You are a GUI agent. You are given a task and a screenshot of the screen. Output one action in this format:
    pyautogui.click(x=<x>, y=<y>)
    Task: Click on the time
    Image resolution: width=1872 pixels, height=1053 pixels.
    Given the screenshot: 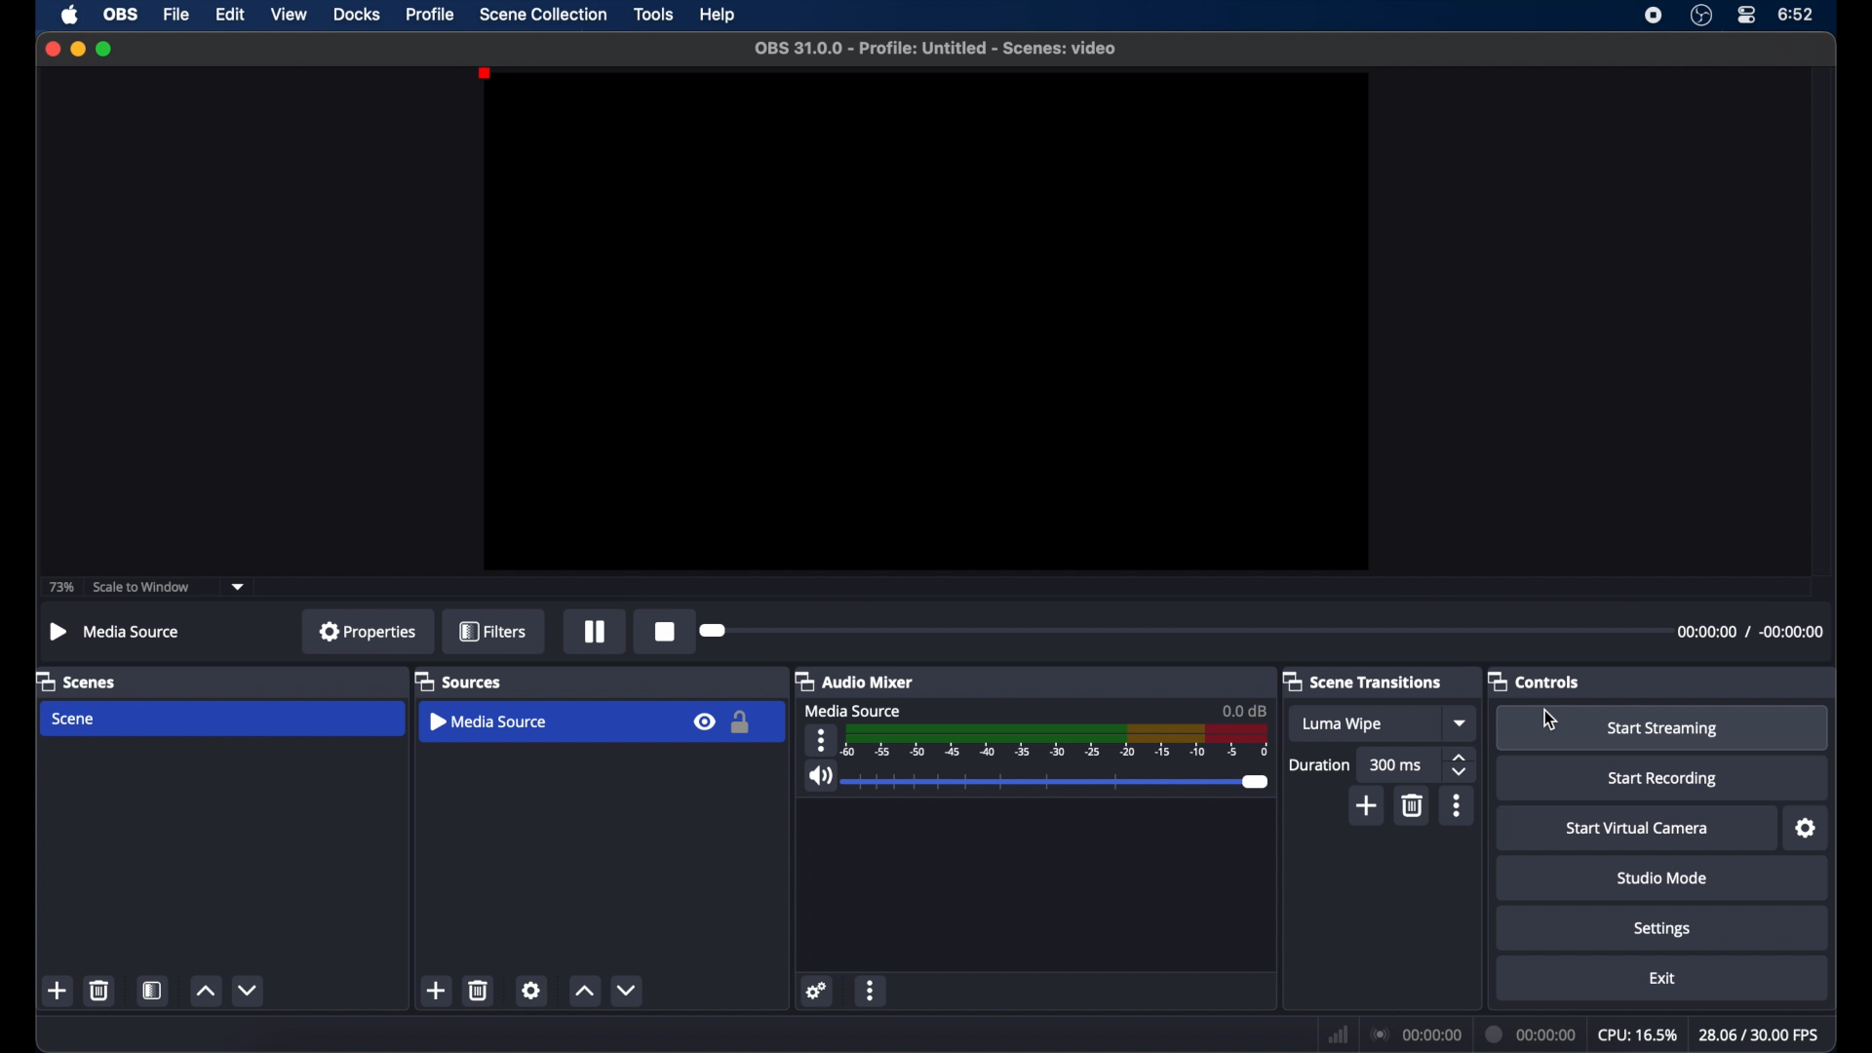 What is the action you would take?
    pyautogui.click(x=1798, y=16)
    